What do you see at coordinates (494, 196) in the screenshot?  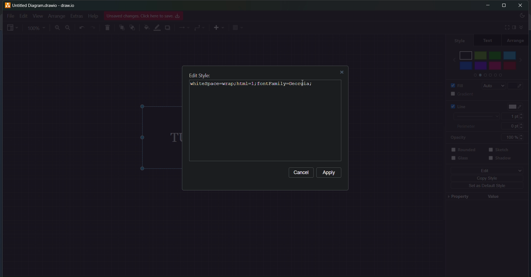 I see `value` at bounding box center [494, 196].